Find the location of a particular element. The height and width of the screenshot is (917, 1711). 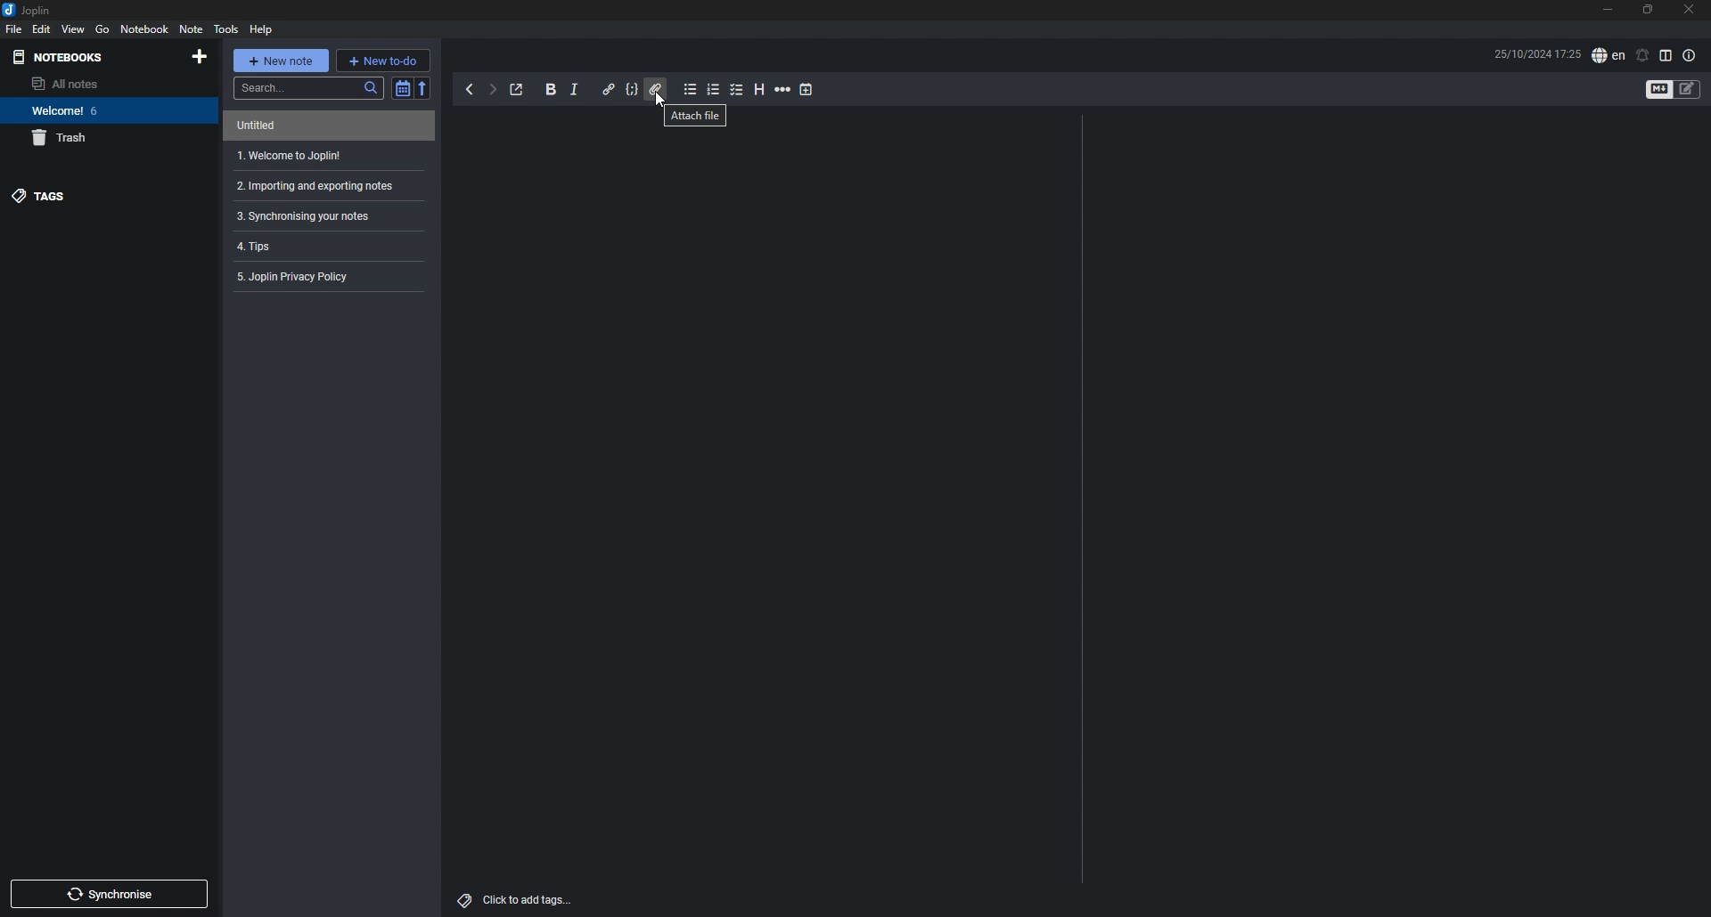

2. Importing and exporting notes is located at coordinates (325, 185).